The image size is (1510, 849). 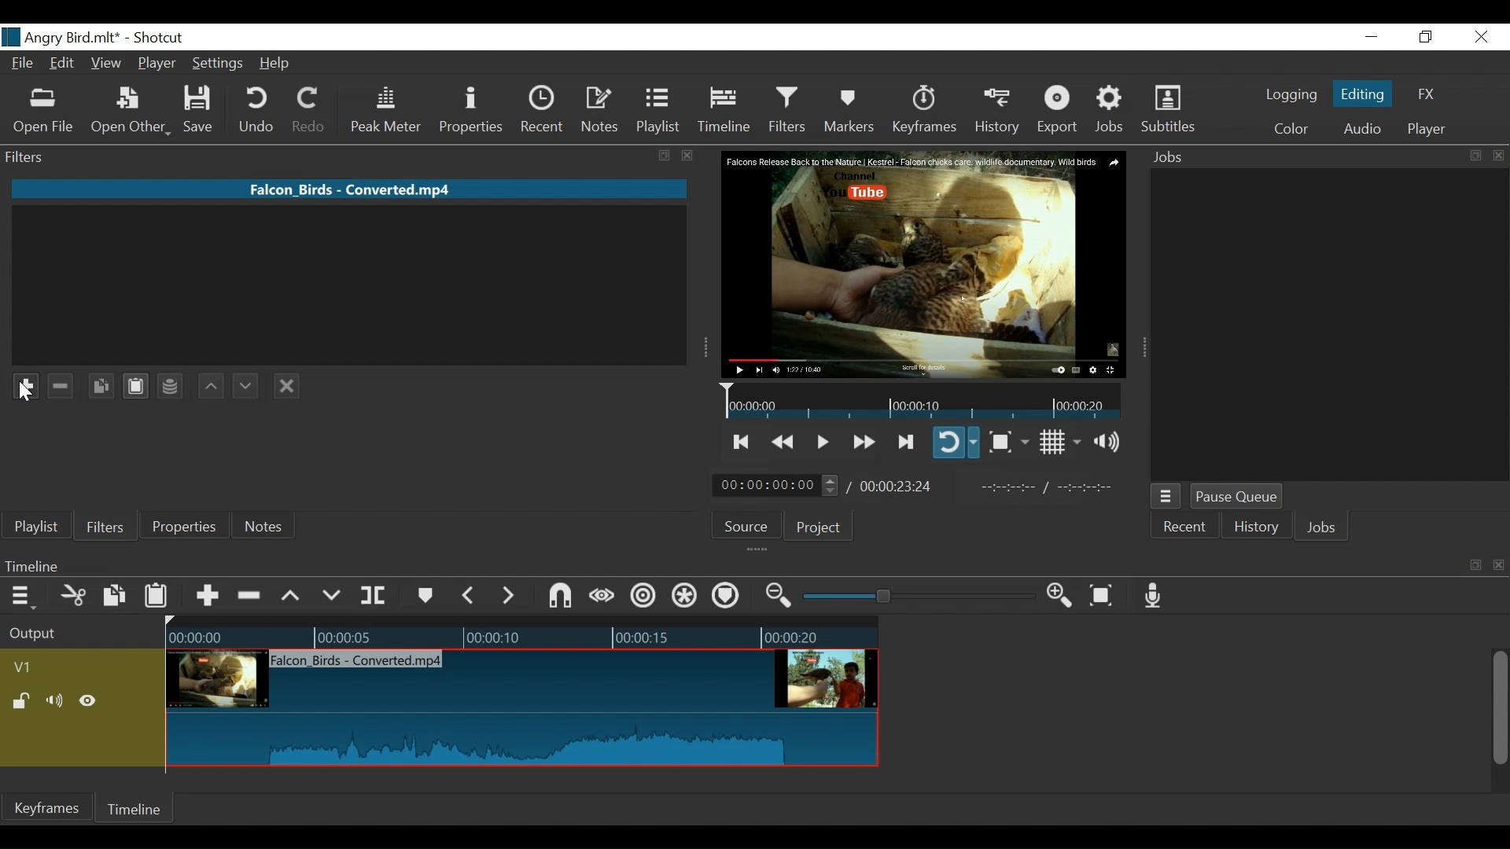 I want to click on Pause Queue, so click(x=1239, y=498).